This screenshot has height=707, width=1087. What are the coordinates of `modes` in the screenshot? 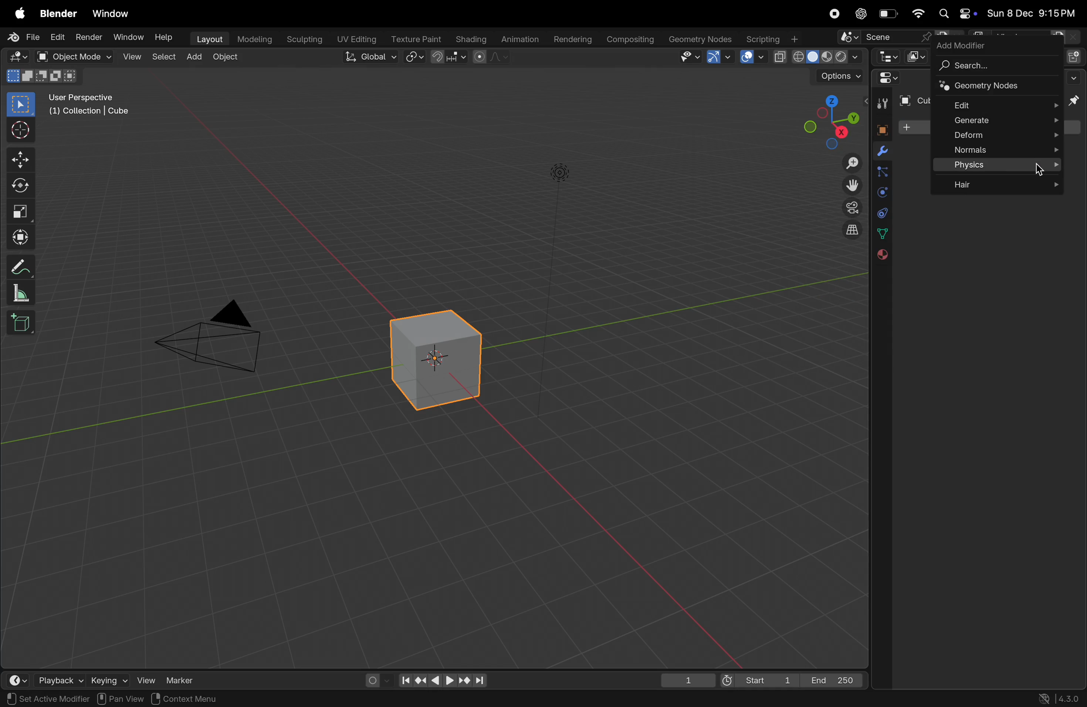 It's located at (42, 76).